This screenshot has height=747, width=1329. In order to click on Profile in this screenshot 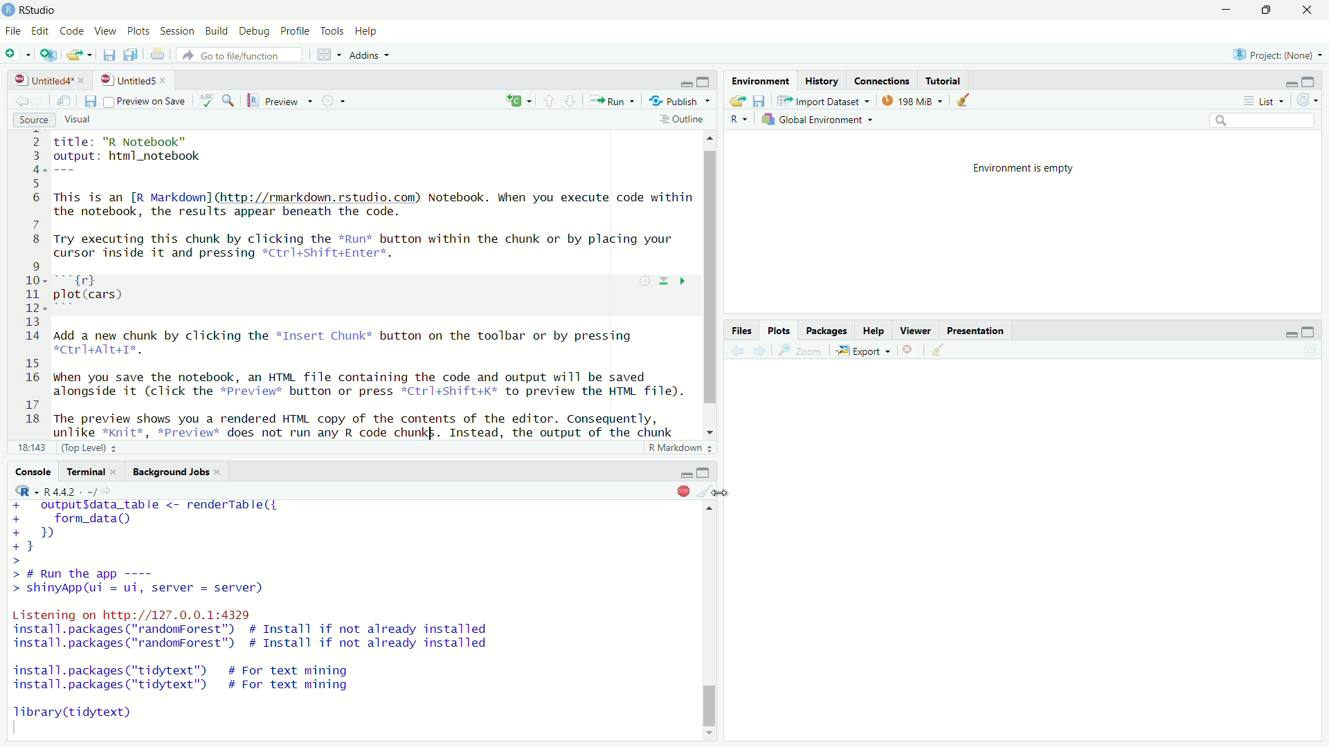, I will do `click(294, 32)`.